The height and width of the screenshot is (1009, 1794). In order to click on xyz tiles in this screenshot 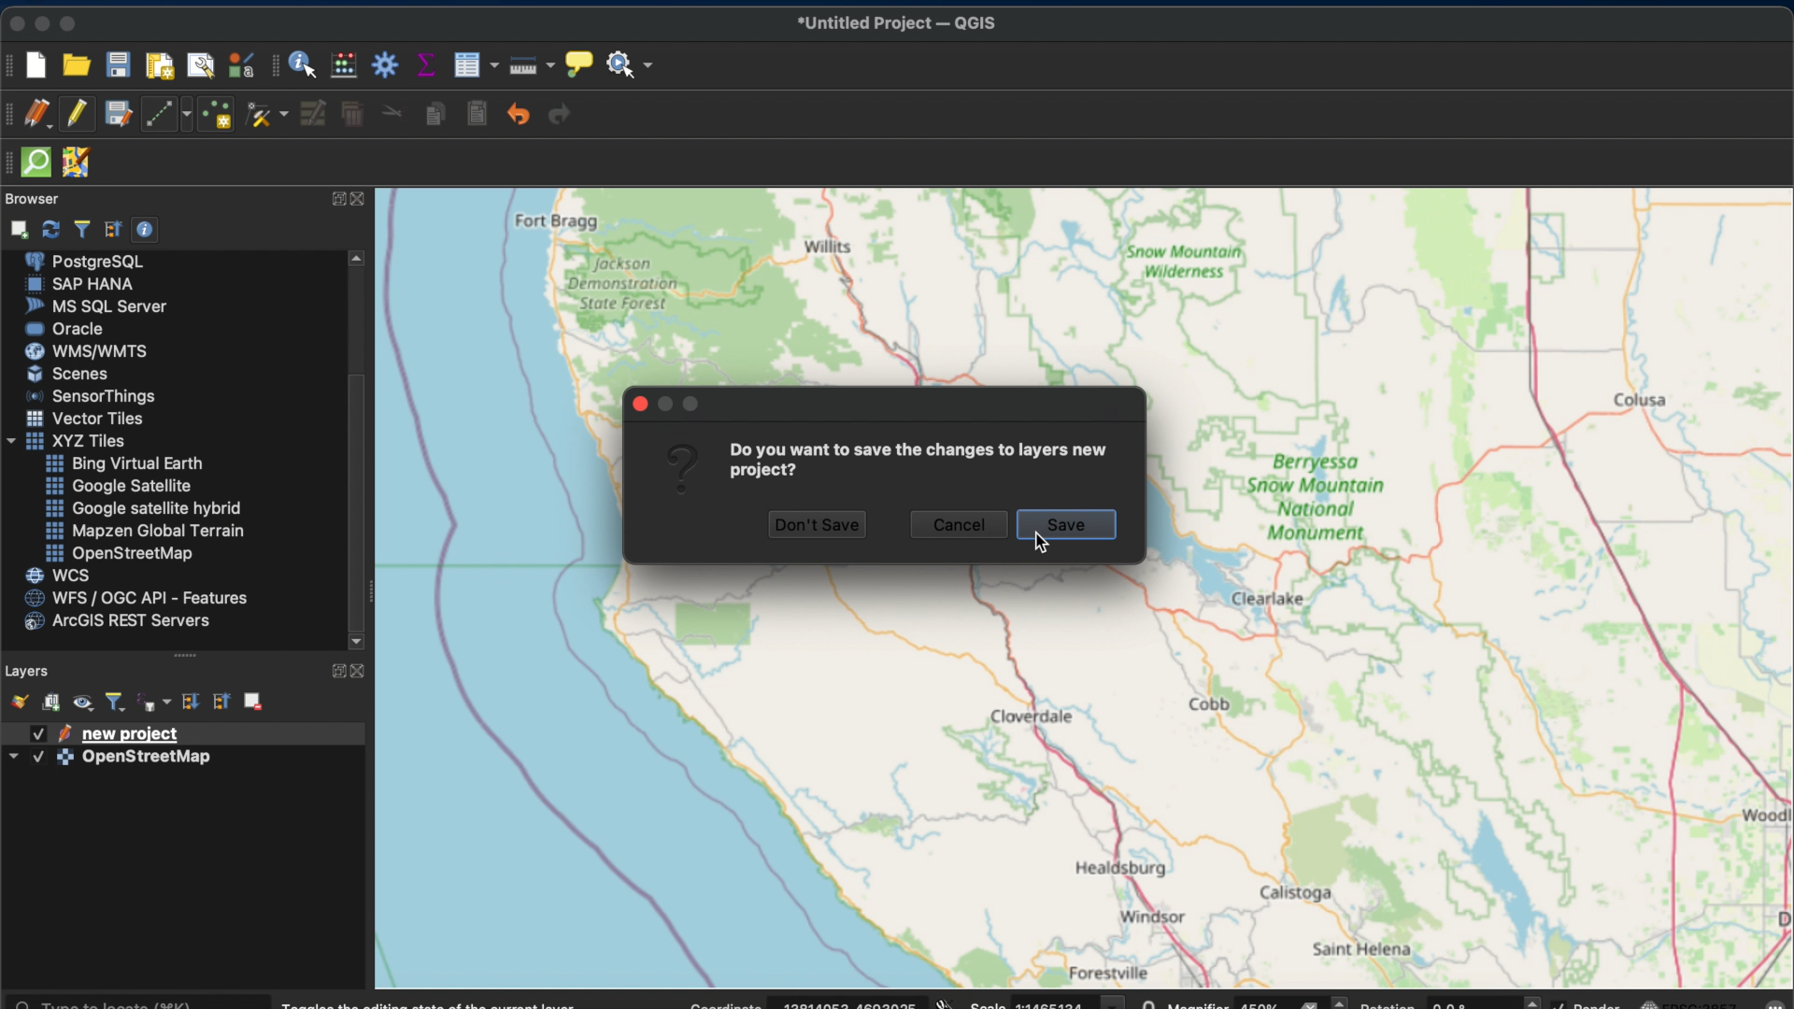, I will do `click(64, 442)`.